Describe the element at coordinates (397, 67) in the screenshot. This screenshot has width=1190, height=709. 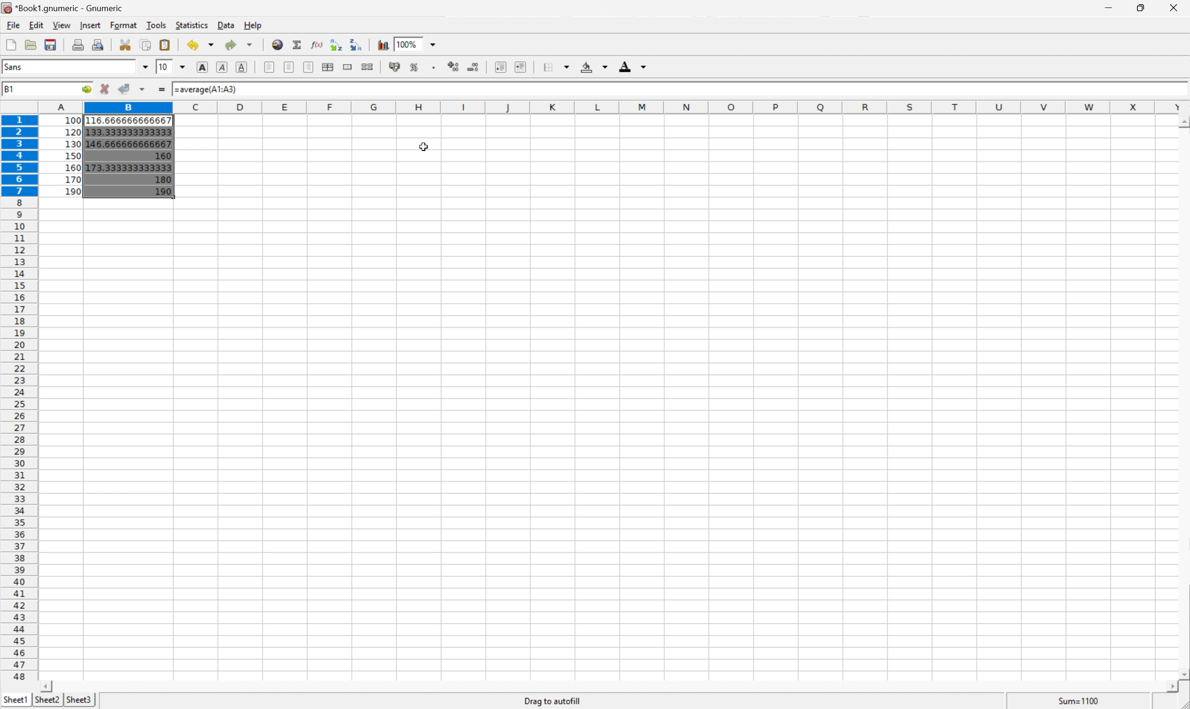
I see `Format the selection as accounting` at that location.